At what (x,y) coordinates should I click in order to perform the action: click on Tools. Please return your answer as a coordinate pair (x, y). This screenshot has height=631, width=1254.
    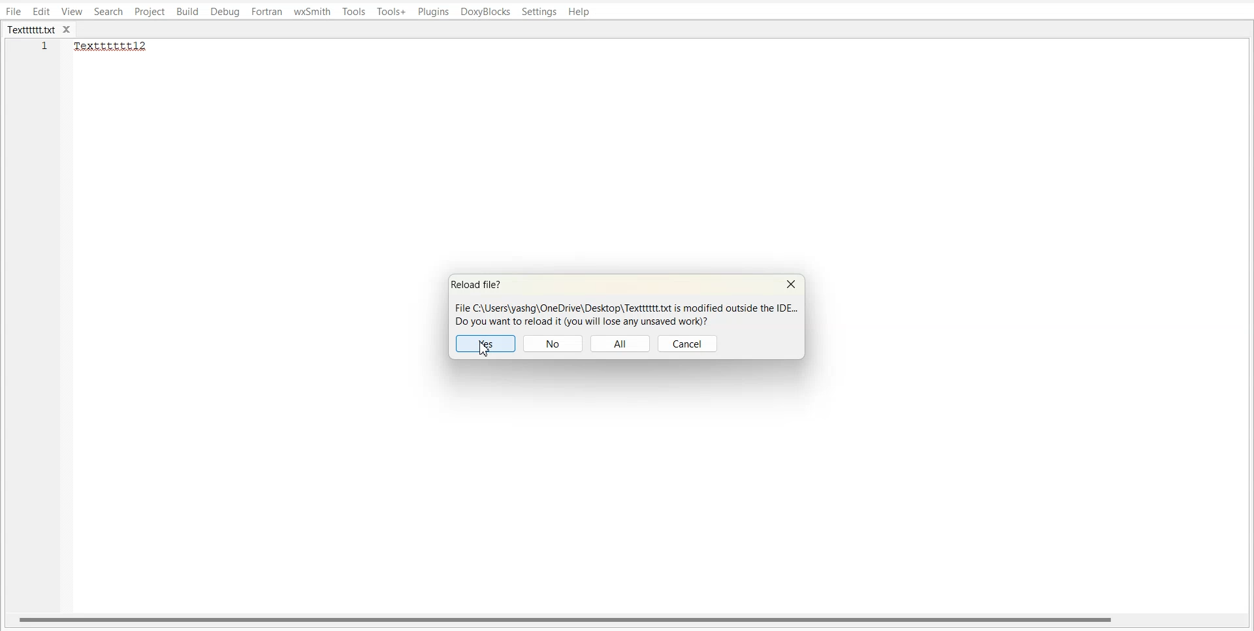
    Looking at the image, I should click on (354, 11).